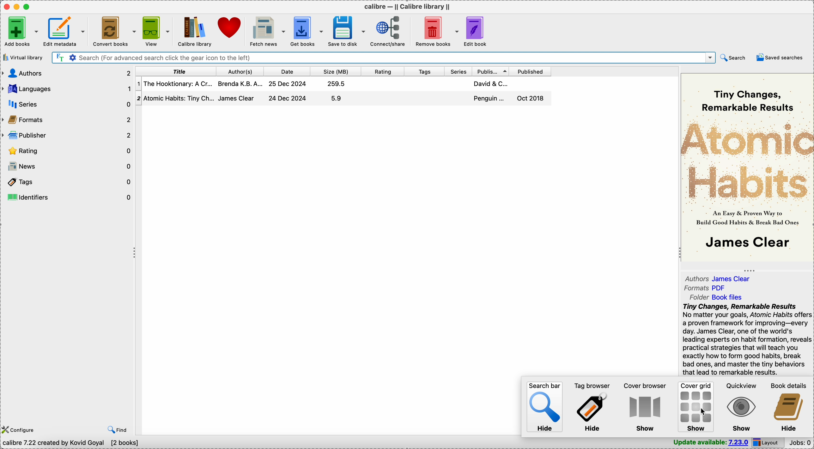 The height and width of the screenshot is (449, 814). What do you see at coordinates (135, 253) in the screenshot?
I see `toggle expand/contract` at bounding box center [135, 253].